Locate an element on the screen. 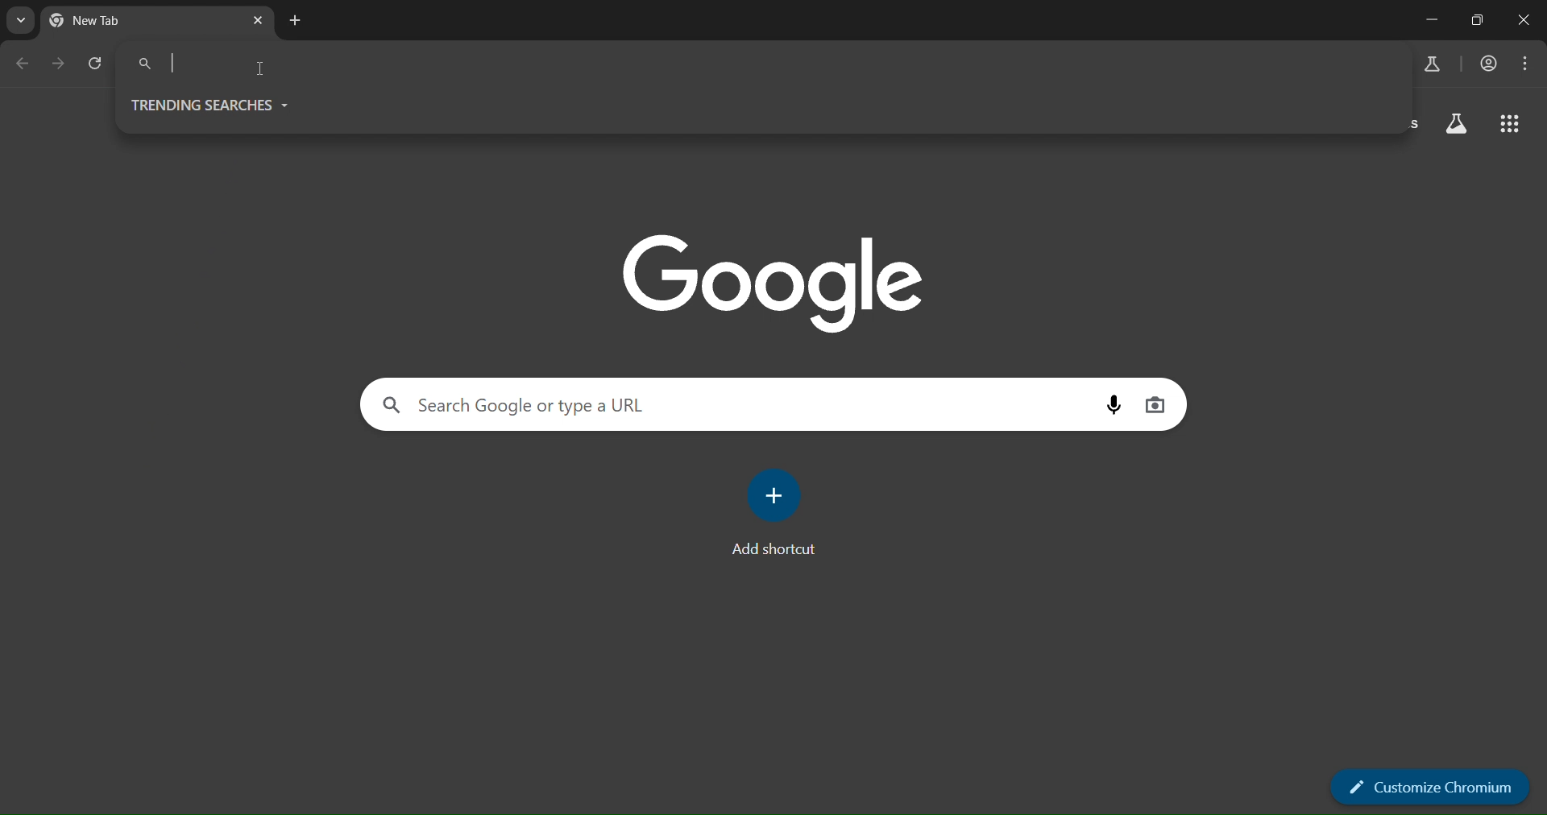  voice search is located at coordinates (1115, 404).